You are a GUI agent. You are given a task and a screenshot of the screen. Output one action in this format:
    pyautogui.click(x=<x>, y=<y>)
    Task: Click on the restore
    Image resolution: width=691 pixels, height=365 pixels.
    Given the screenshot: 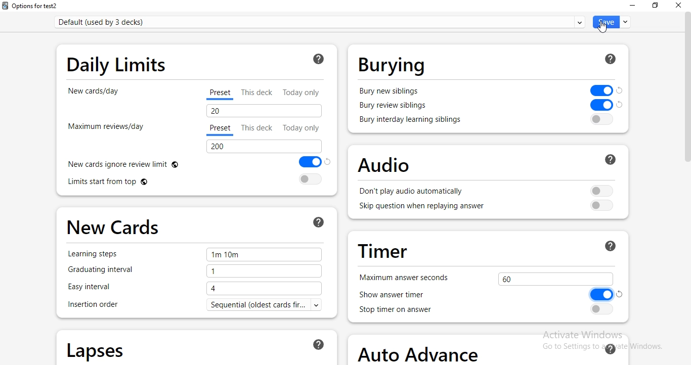 What is the action you would take?
    pyautogui.click(x=656, y=7)
    